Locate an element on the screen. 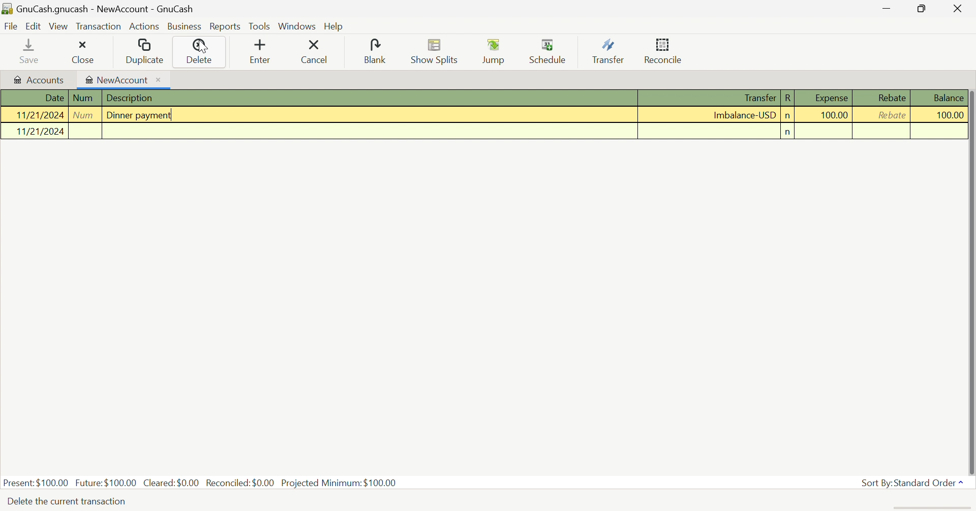 The width and height of the screenshot is (976, 511). R is located at coordinates (789, 98).